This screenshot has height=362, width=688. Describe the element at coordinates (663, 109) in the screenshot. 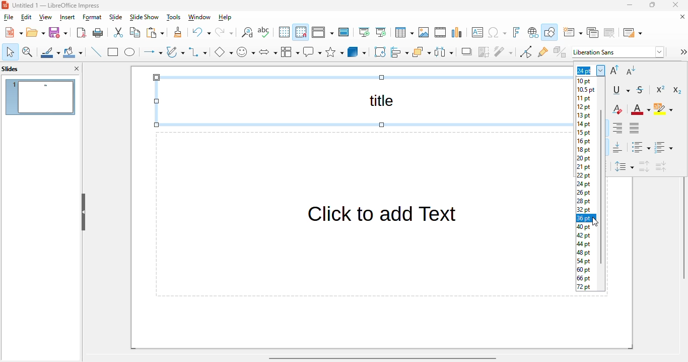

I see `character highlighting color` at that location.